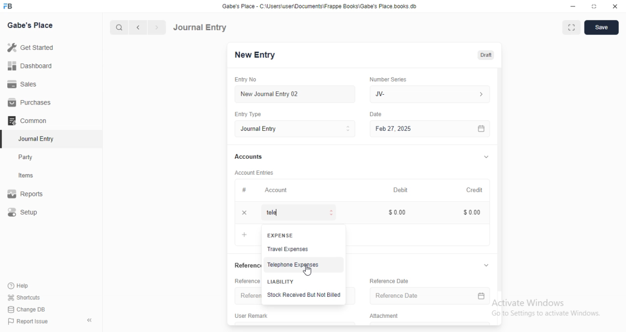  What do you see at coordinates (31, 25) in the screenshot?
I see `Gabe's Place` at bounding box center [31, 25].